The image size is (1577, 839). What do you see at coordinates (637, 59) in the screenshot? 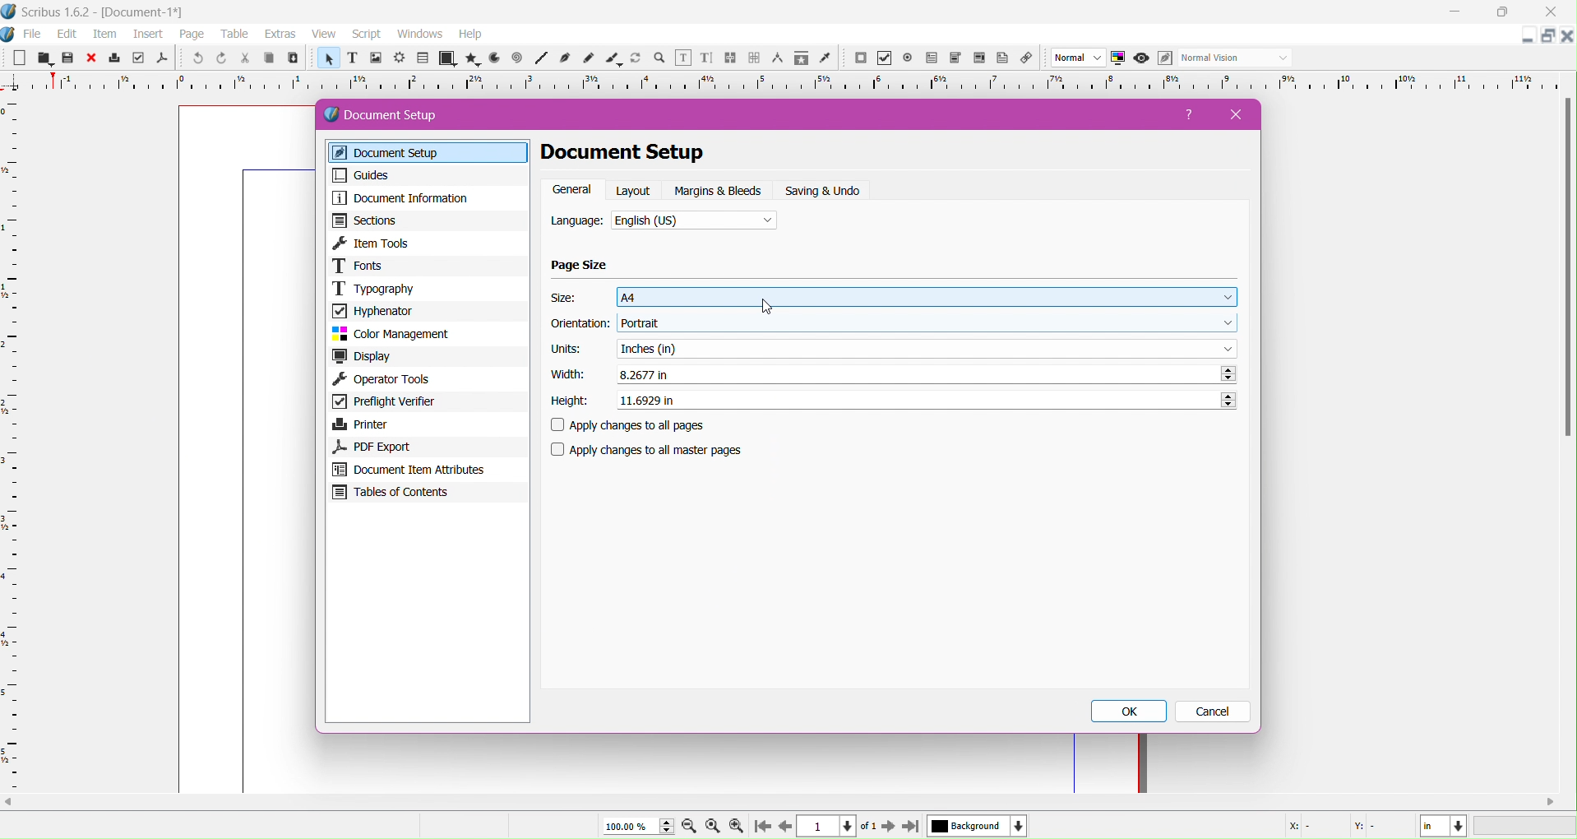
I see `rotate item` at bounding box center [637, 59].